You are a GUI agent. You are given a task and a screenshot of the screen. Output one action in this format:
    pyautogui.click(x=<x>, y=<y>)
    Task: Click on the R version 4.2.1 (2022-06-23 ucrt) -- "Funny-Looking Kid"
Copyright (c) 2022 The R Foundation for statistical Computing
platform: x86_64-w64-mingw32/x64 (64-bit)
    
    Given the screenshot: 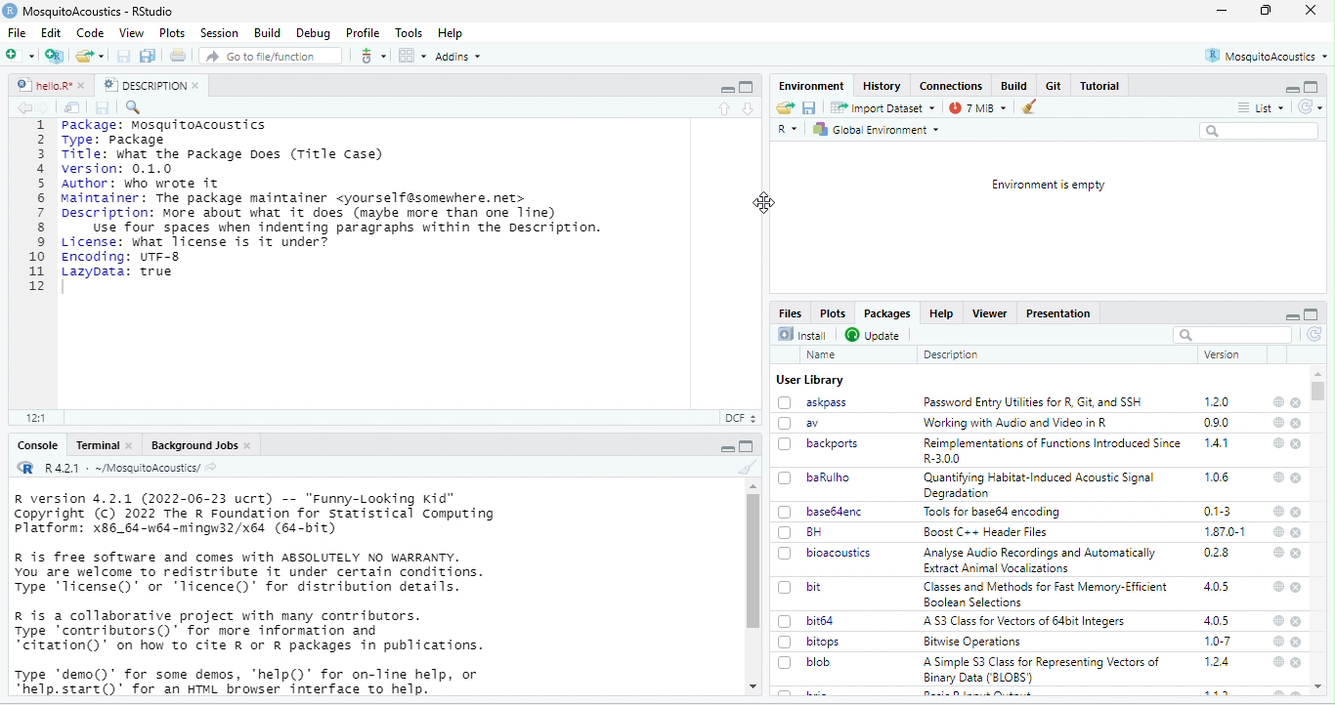 What is the action you would take?
    pyautogui.click(x=255, y=515)
    